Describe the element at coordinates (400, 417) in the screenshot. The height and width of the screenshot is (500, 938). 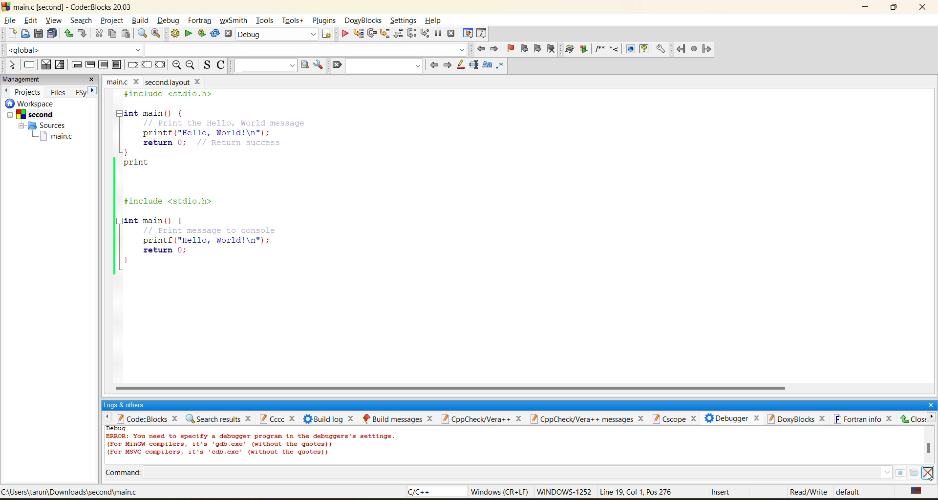
I see `build messages` at that location.